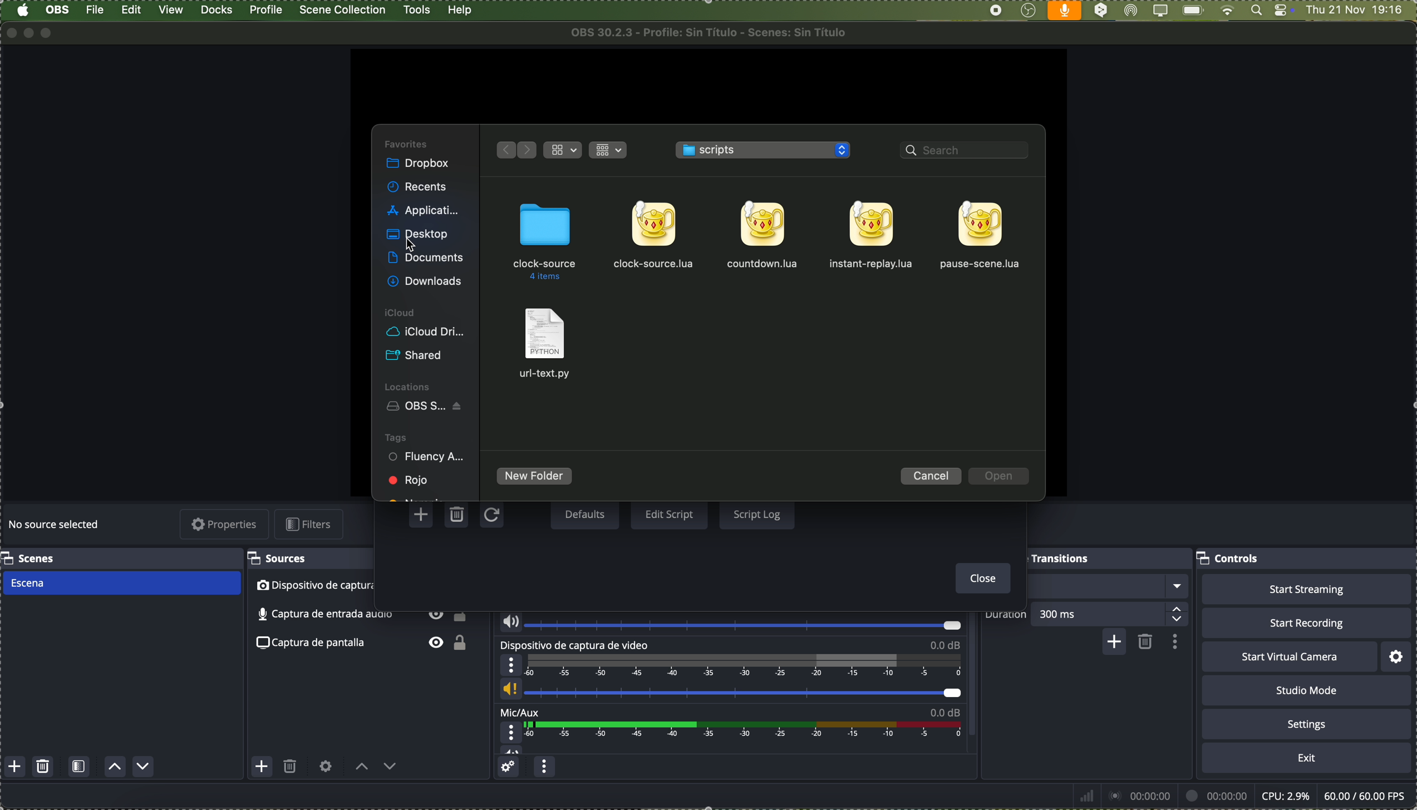 This screenshot has width=1417, height=810. Describe the element at coordinates (407, 143) in the screenshot. I see `favorites` at that location.